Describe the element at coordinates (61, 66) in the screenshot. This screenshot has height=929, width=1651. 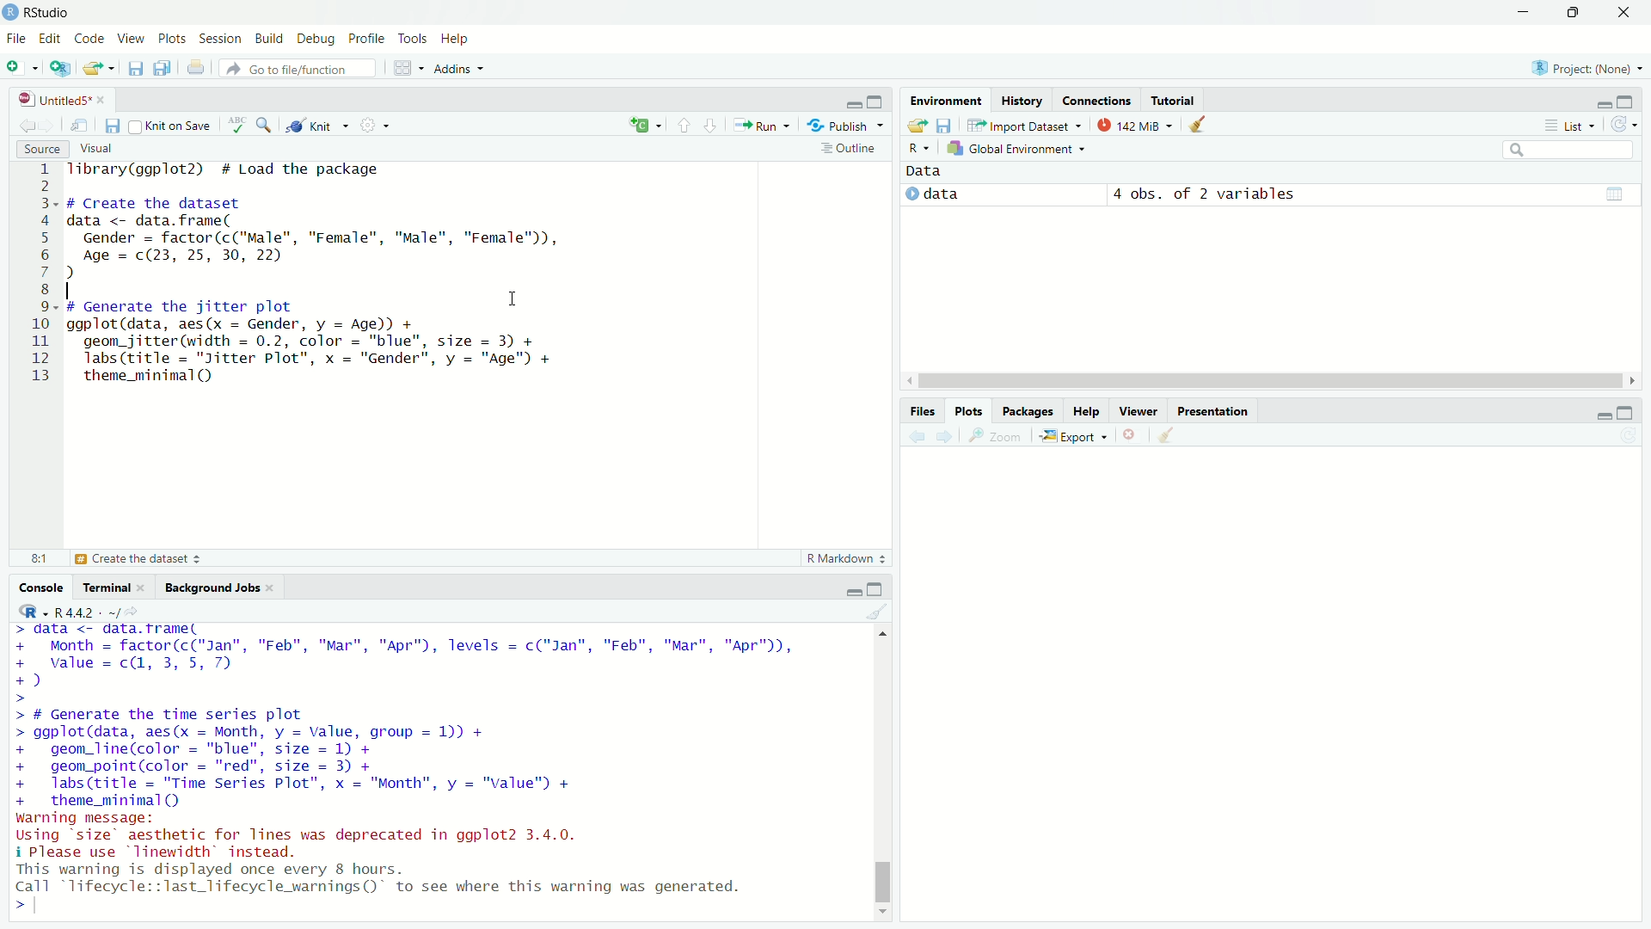
I see `create a project` at that location.